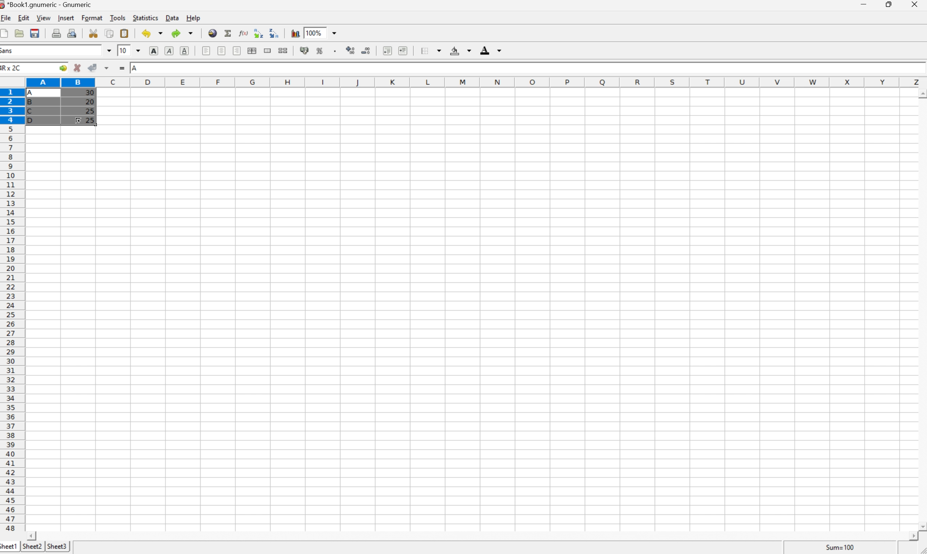  What do you see at coordinates (864, 4) in the screenshot?
I see `Minimize` at bounding box center [864, 4].